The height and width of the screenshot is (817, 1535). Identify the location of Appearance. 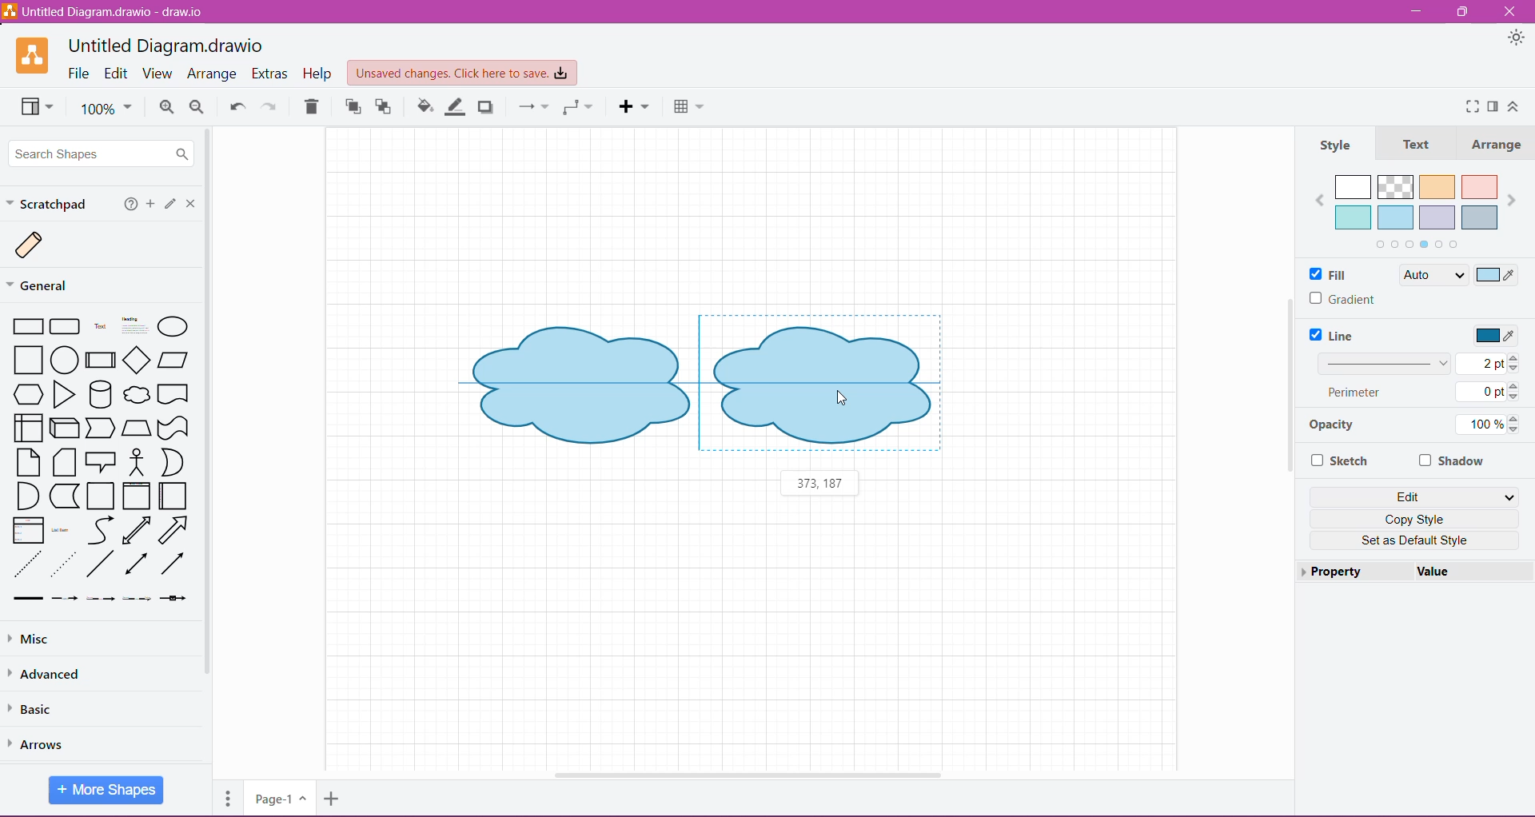
(1516, 39).